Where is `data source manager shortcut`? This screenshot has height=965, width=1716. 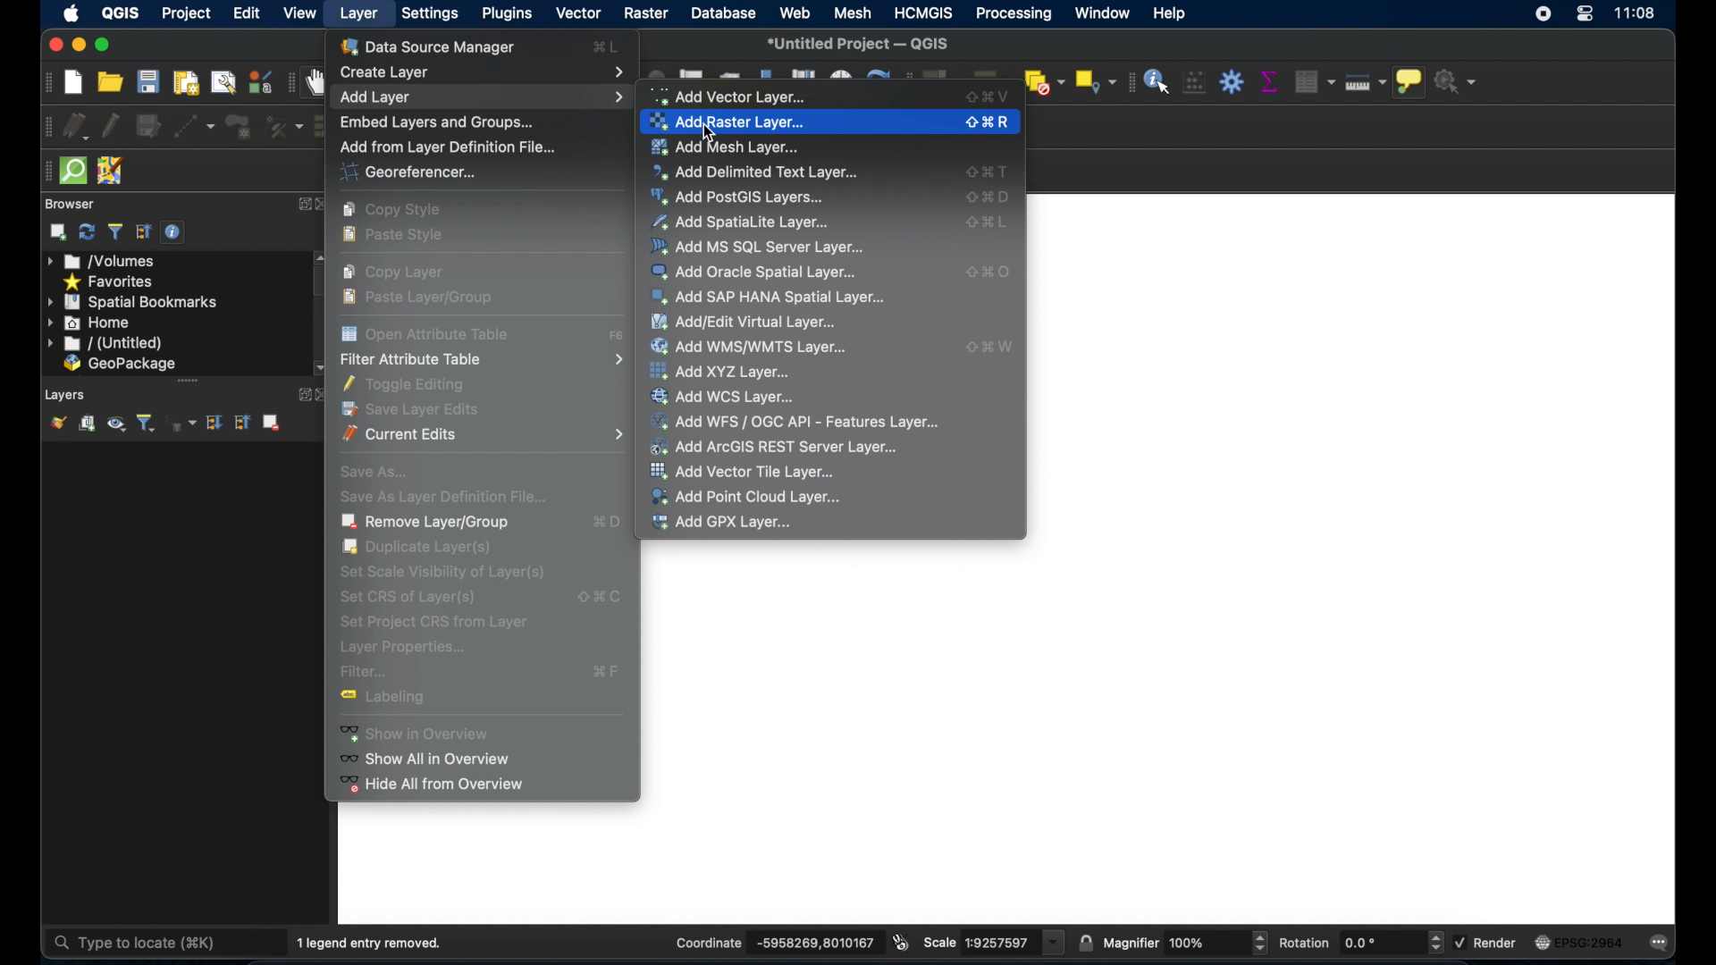
data source manager shortcut is located at coordinates (605, 46).